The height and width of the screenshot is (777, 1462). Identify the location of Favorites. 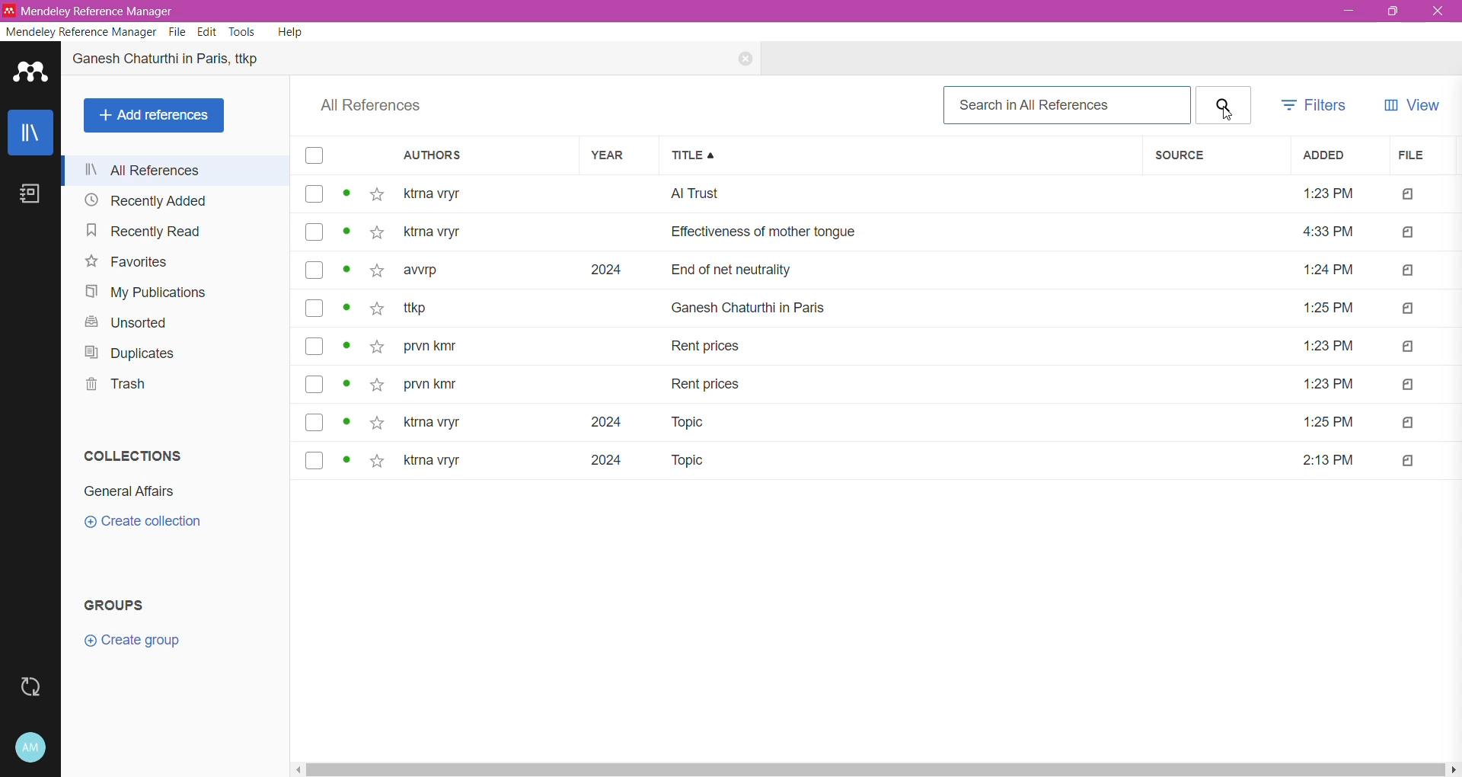
(126, 262).